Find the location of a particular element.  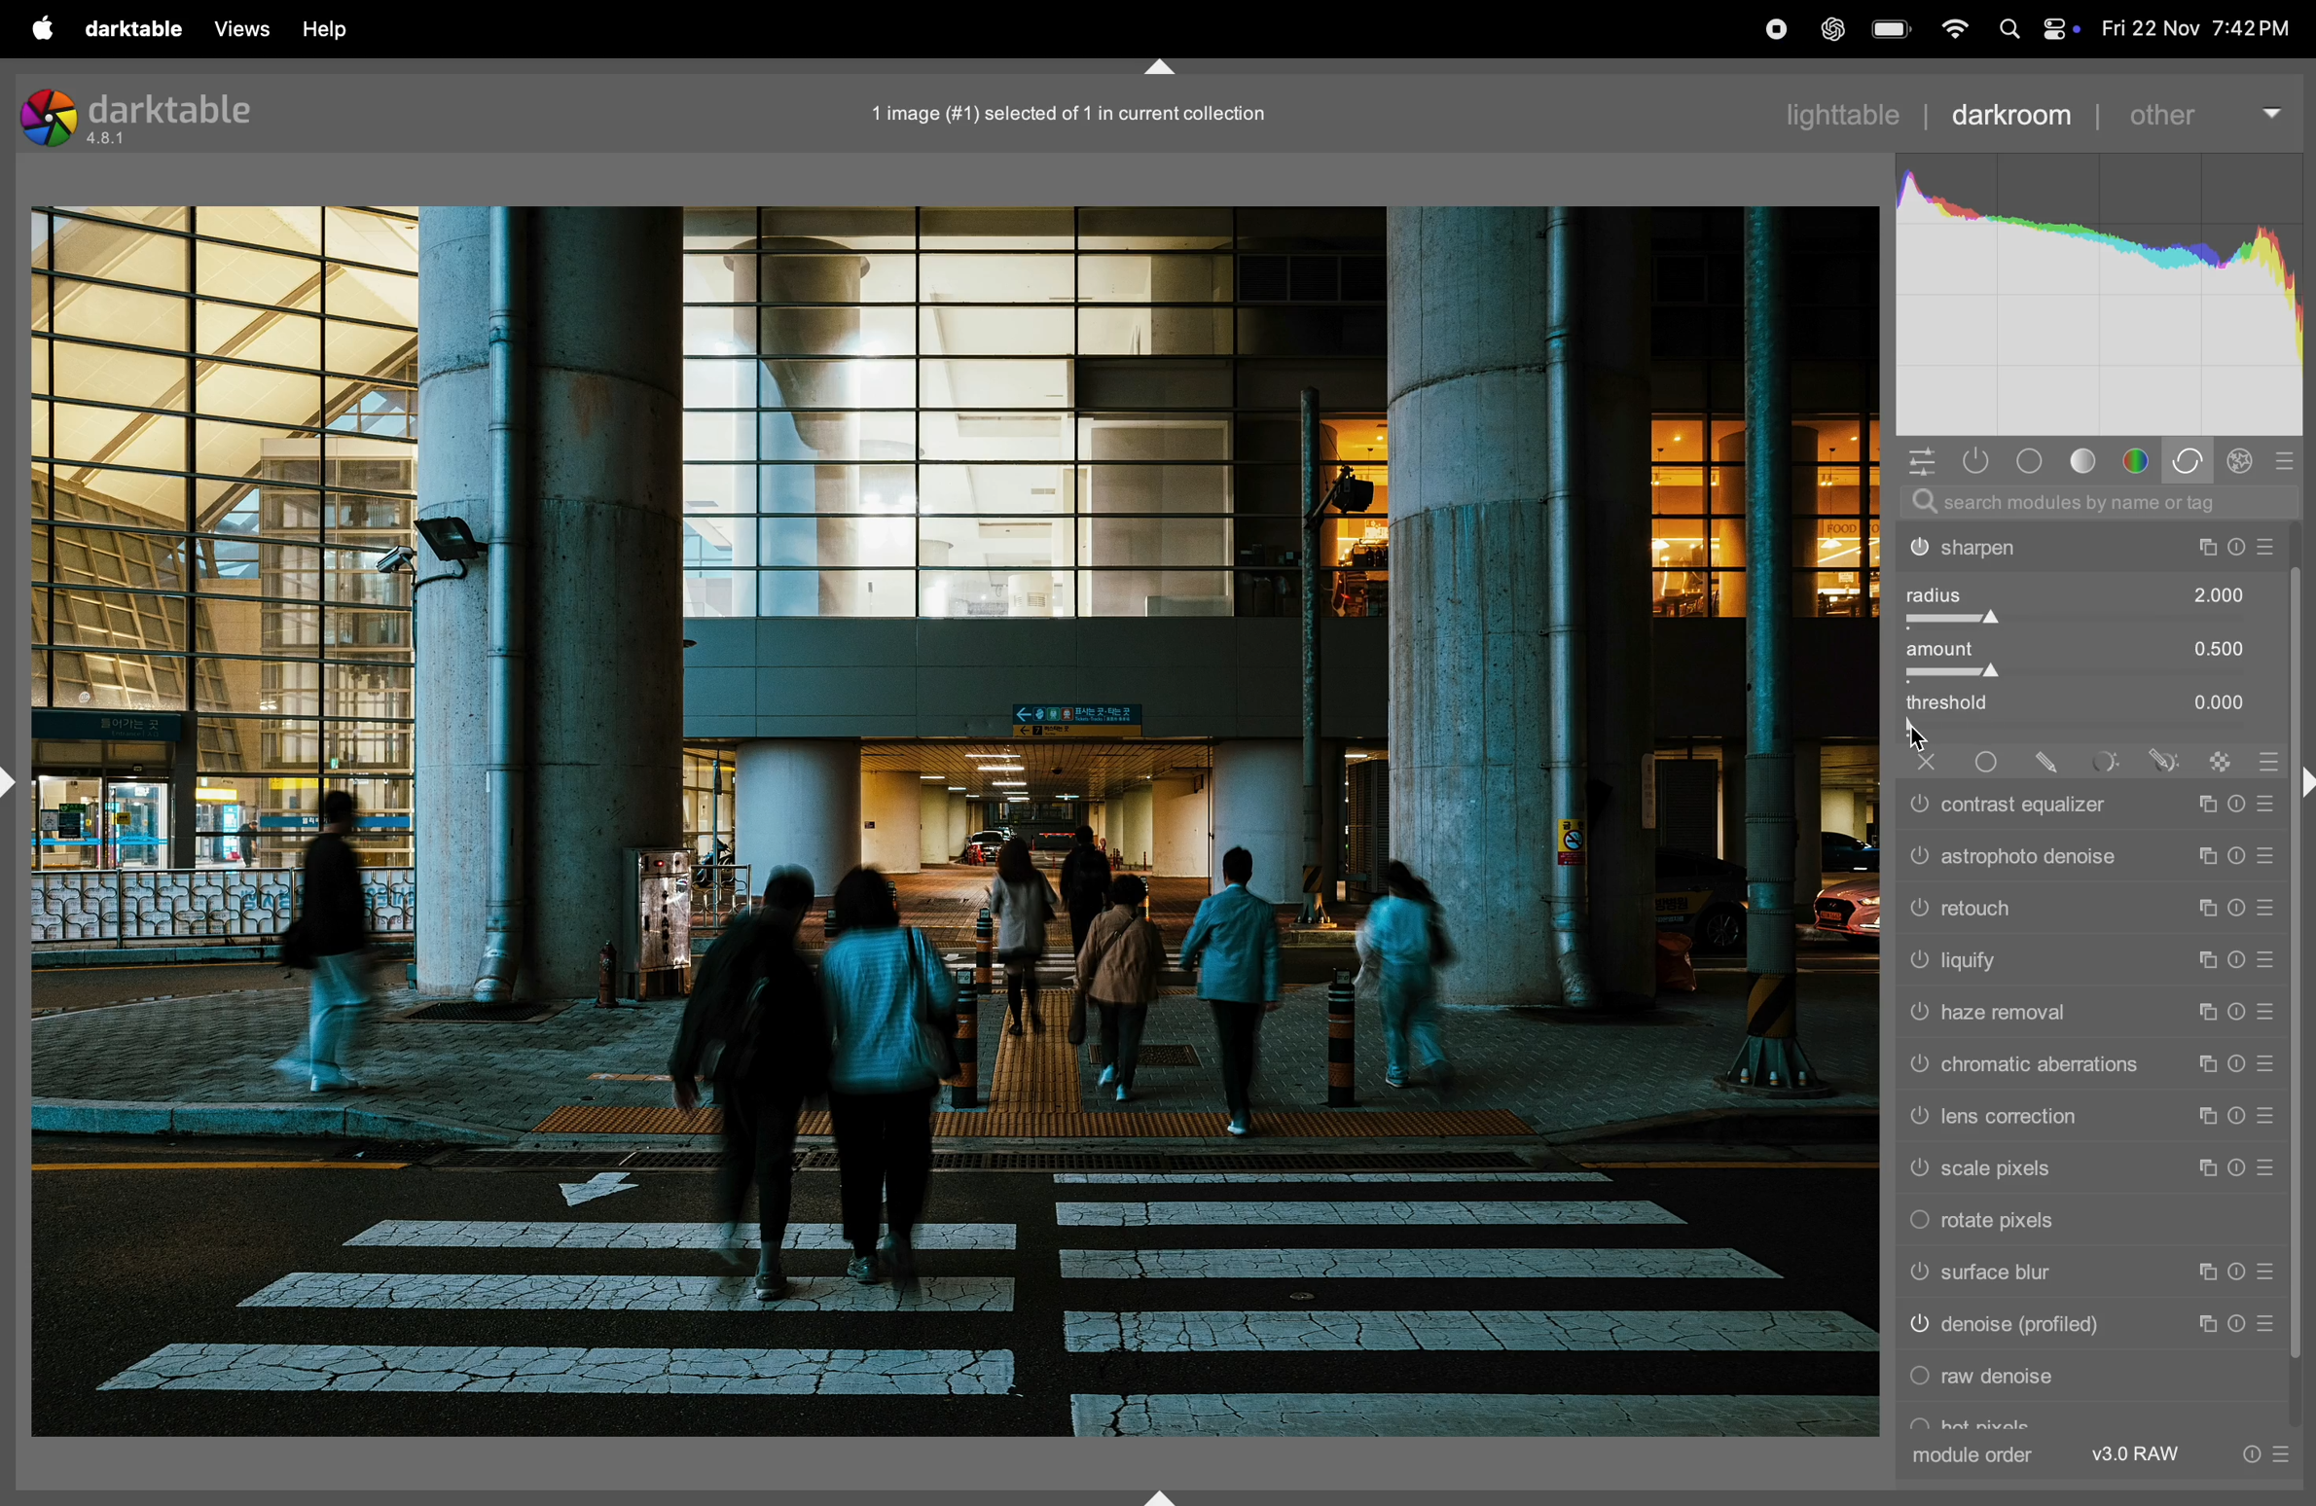

shift+ctrl+b is located at coordinates (1159, 1495).